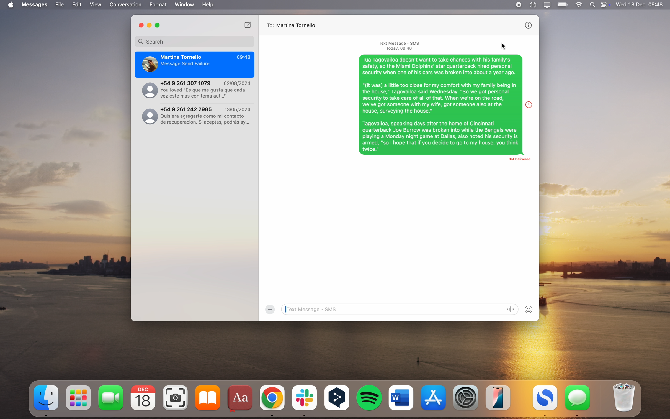 The image size is (670, 419). I want to click on Slack, so click(304, 400).